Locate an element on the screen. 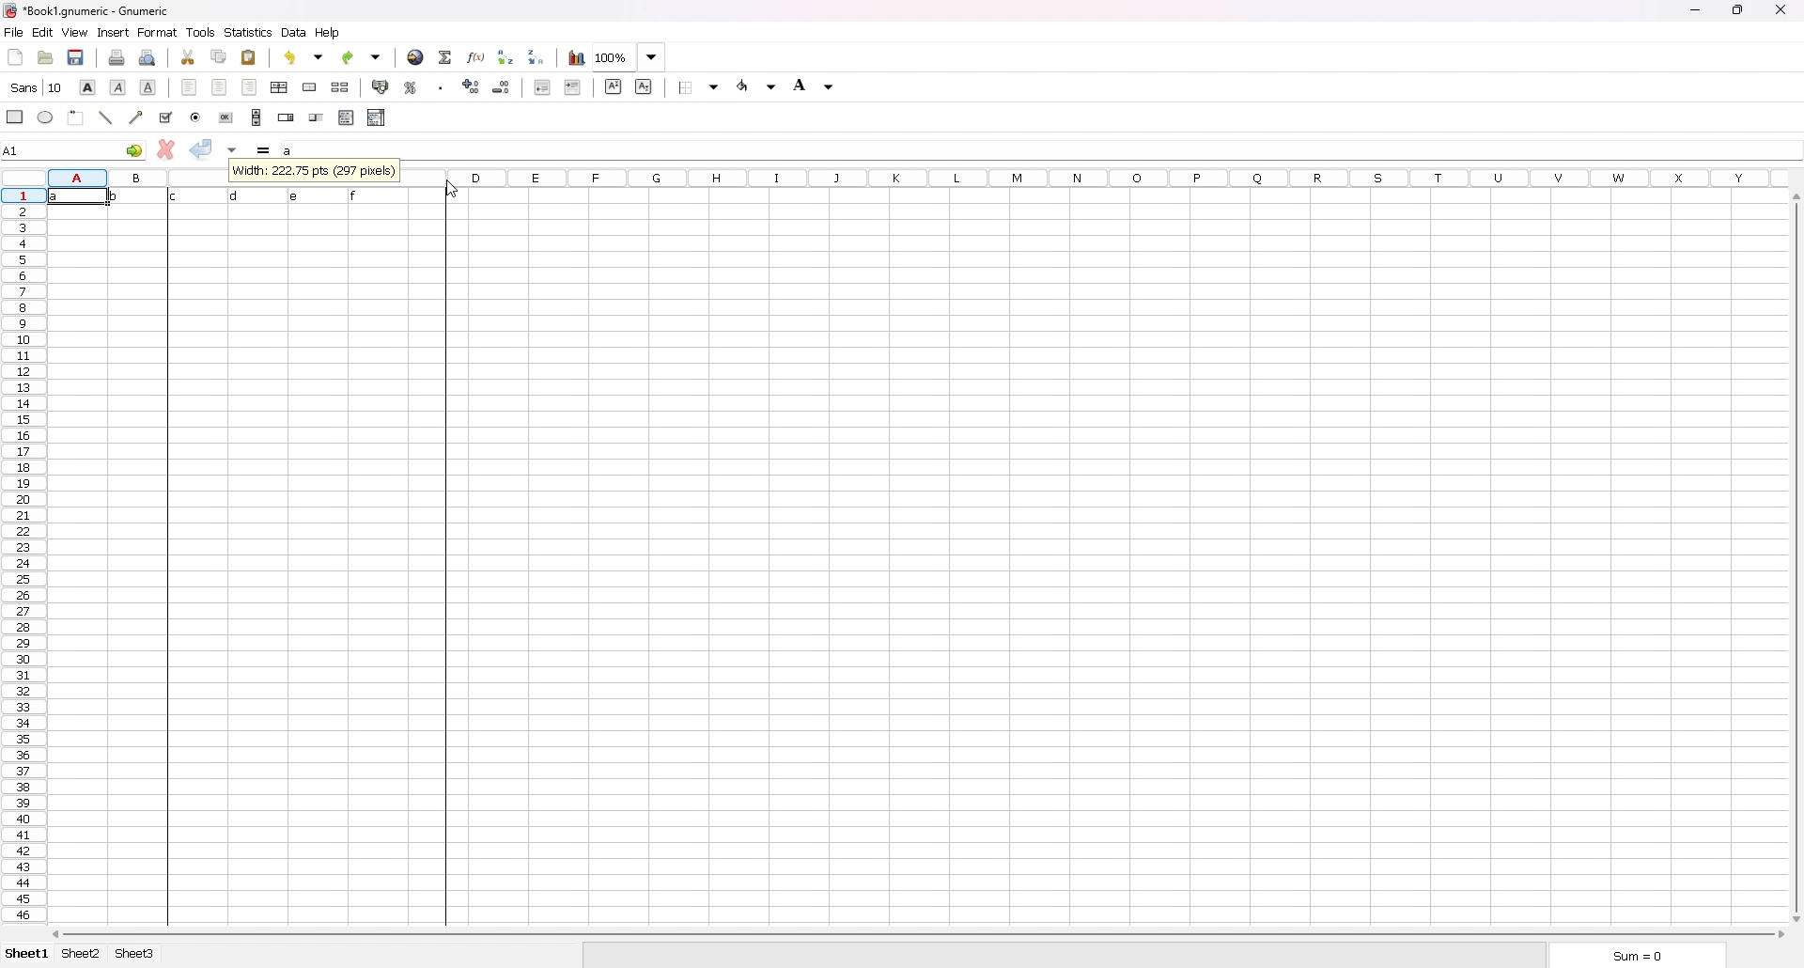  arrowed line is located at coordinates (138, 116).